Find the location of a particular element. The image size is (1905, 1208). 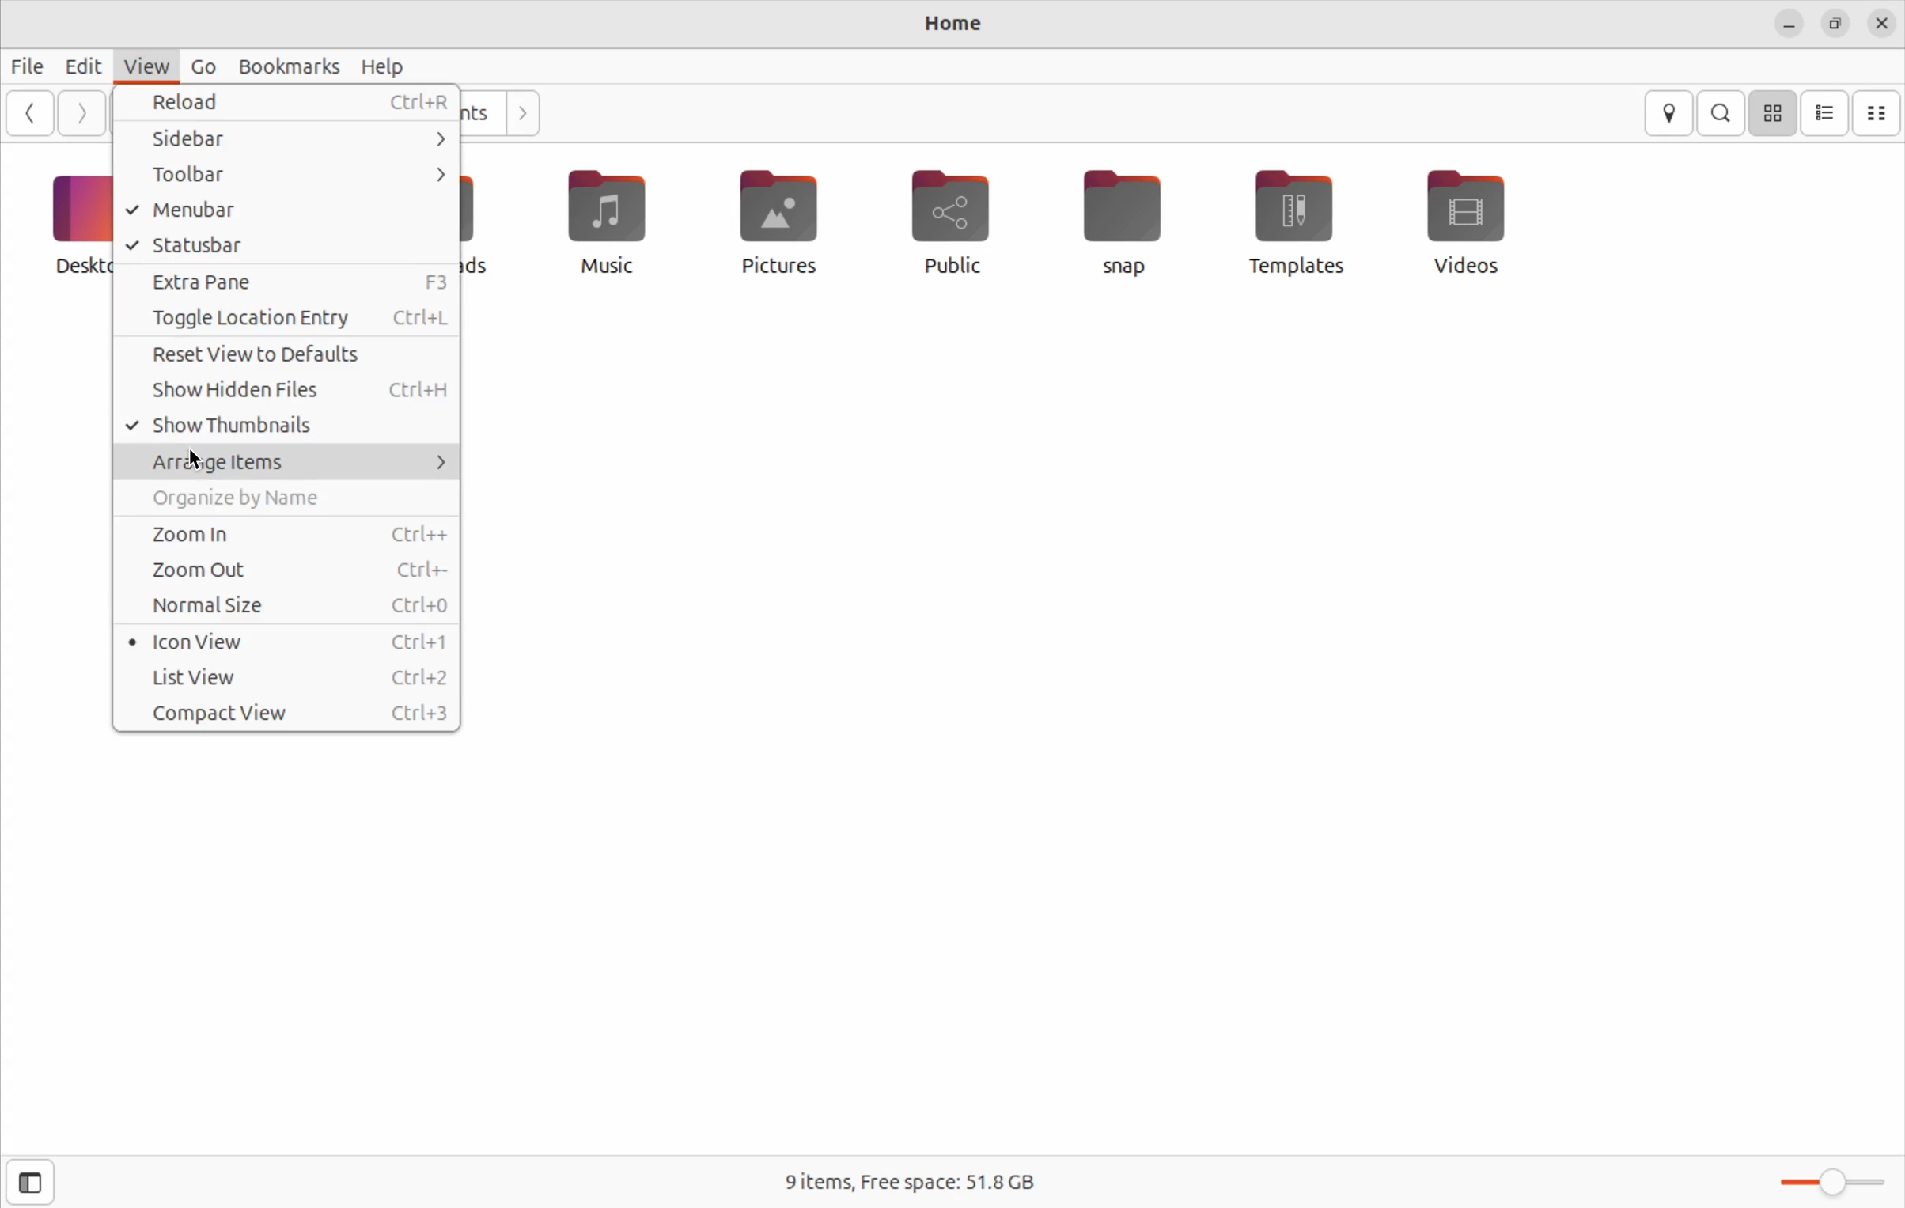

home is located at coordinates (958, 25).